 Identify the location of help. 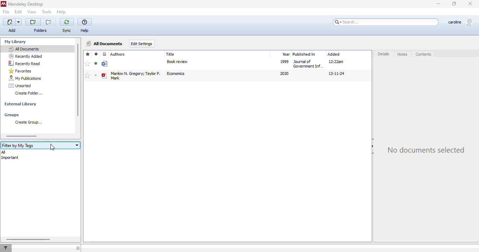
(85, 26).